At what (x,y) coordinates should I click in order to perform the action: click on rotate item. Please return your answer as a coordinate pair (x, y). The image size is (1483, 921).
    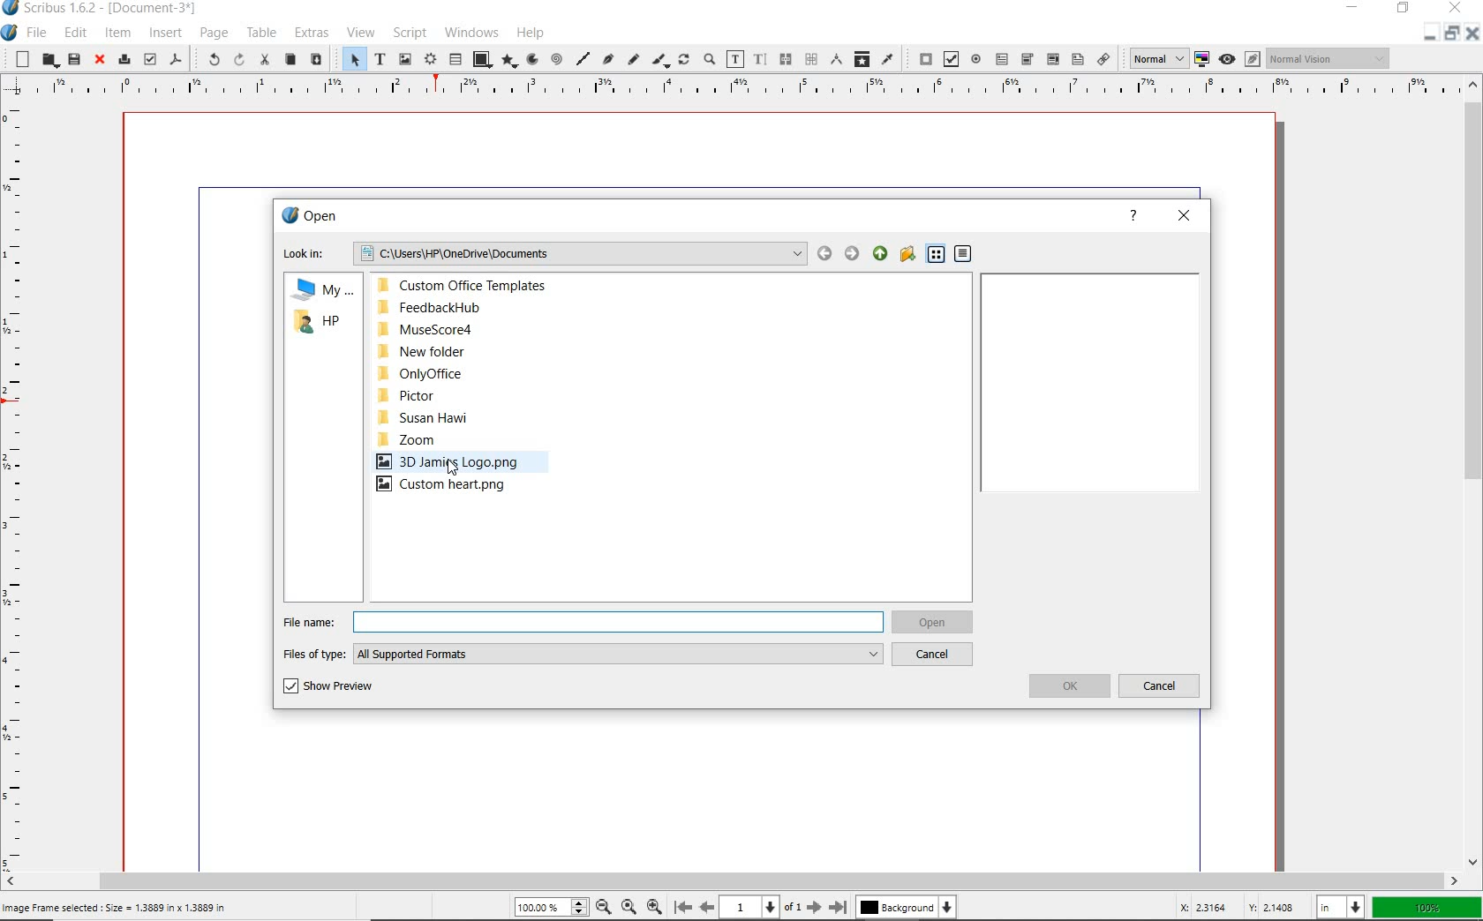
    Looking at the image, I should click on (683, 59).